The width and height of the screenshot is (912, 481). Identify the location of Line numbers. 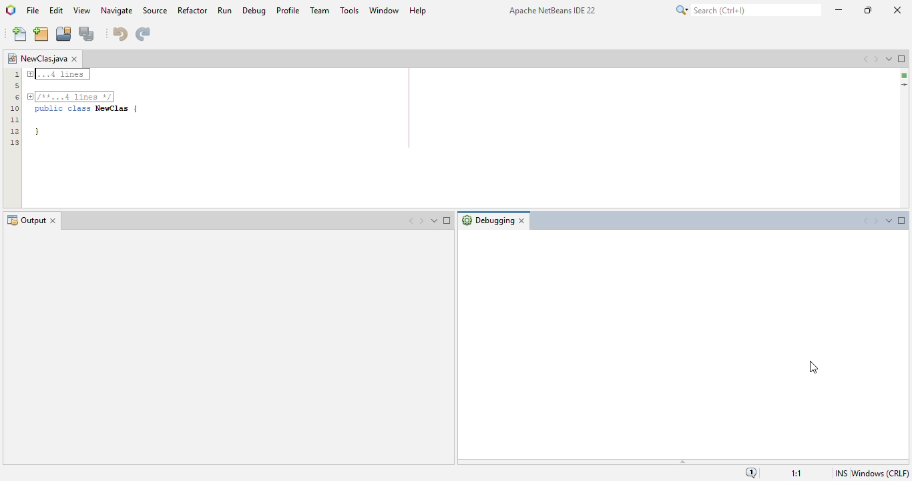
(11, 106).